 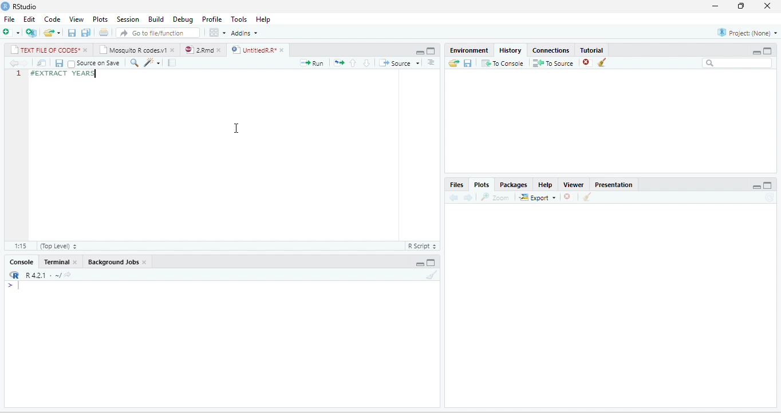 What do you see at coordinates (53, 33) in the screenshot?
I see `open file` at bounding box center [53, 33].